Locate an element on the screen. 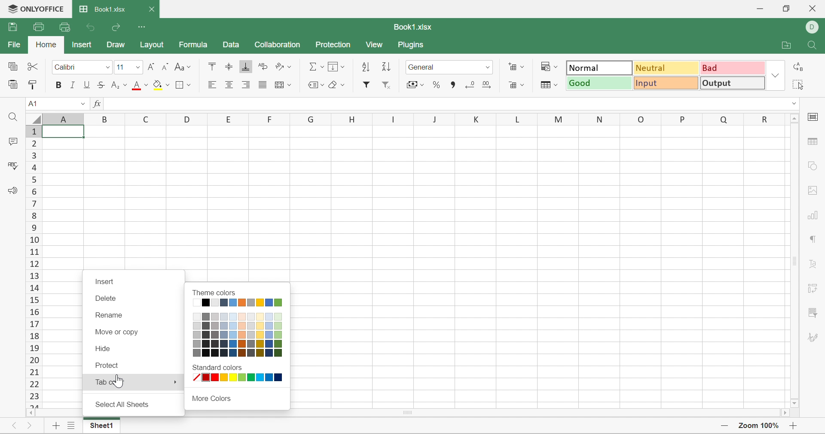  Accounting style is located at coordinates (414, 85).